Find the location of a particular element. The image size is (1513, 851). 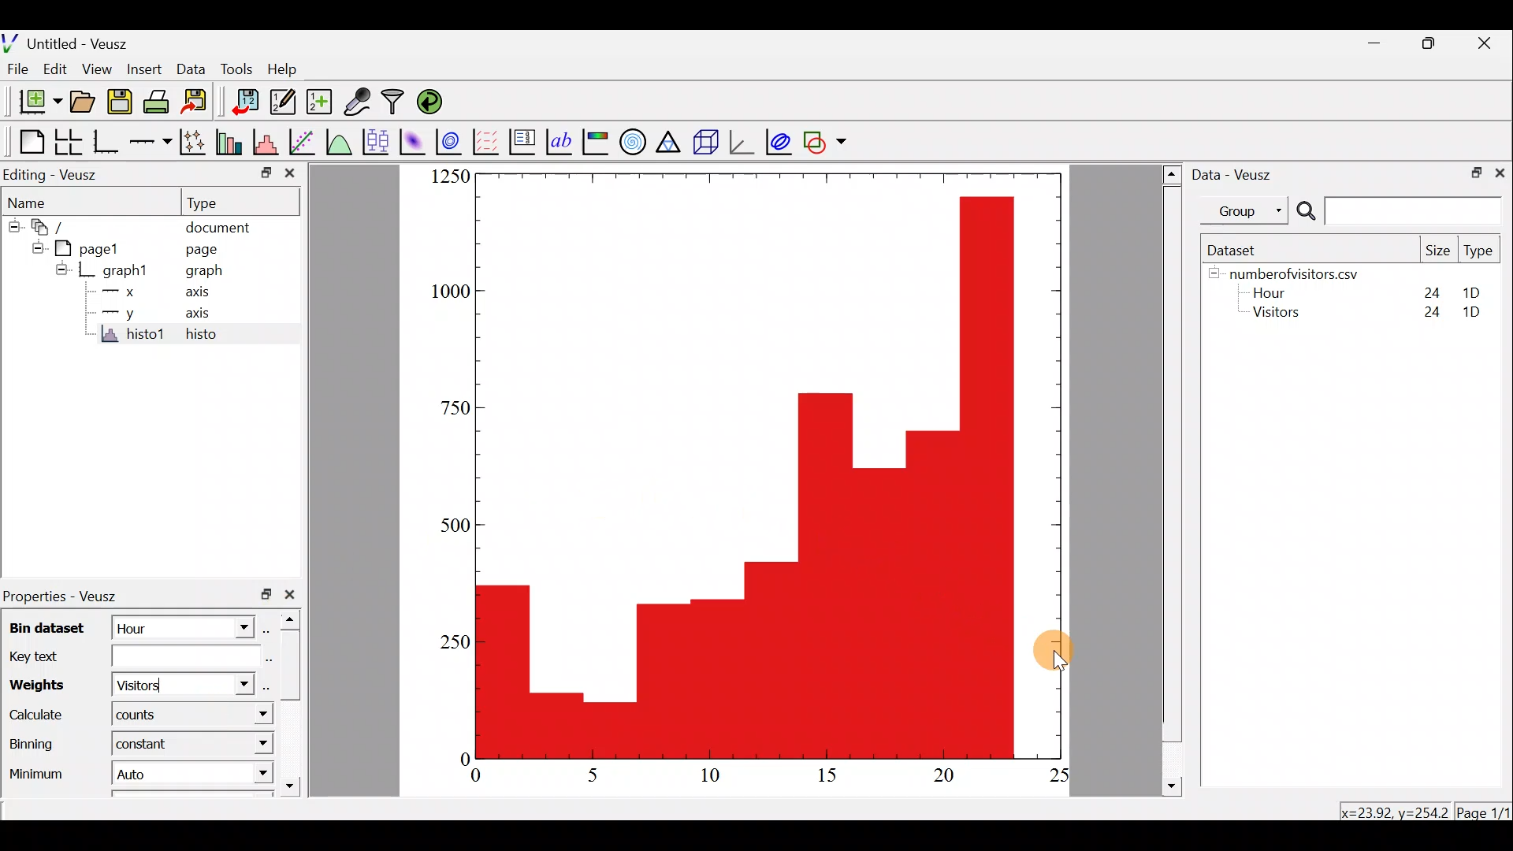

Properties - Veusz is located at coordinates (62, 597).